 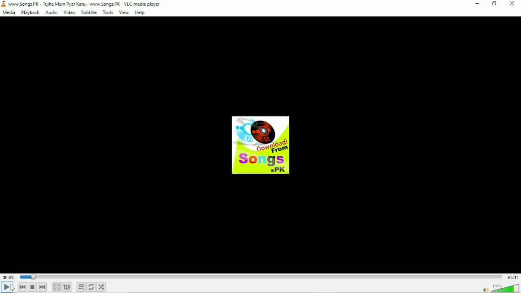 I want to click on www.Songs PK - Tushe Man Pyar Karu - www. Songs PK - VLC med player, so click(x=93, y=4).